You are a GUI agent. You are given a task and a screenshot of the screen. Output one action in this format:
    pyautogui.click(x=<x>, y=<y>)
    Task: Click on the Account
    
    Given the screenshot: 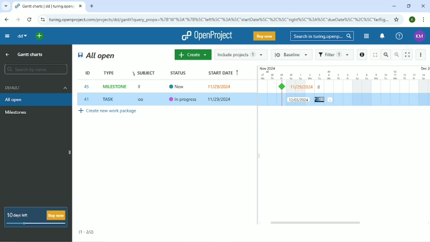 What is the action you would take?
    pyautogui.click(x=420, y=37)
    